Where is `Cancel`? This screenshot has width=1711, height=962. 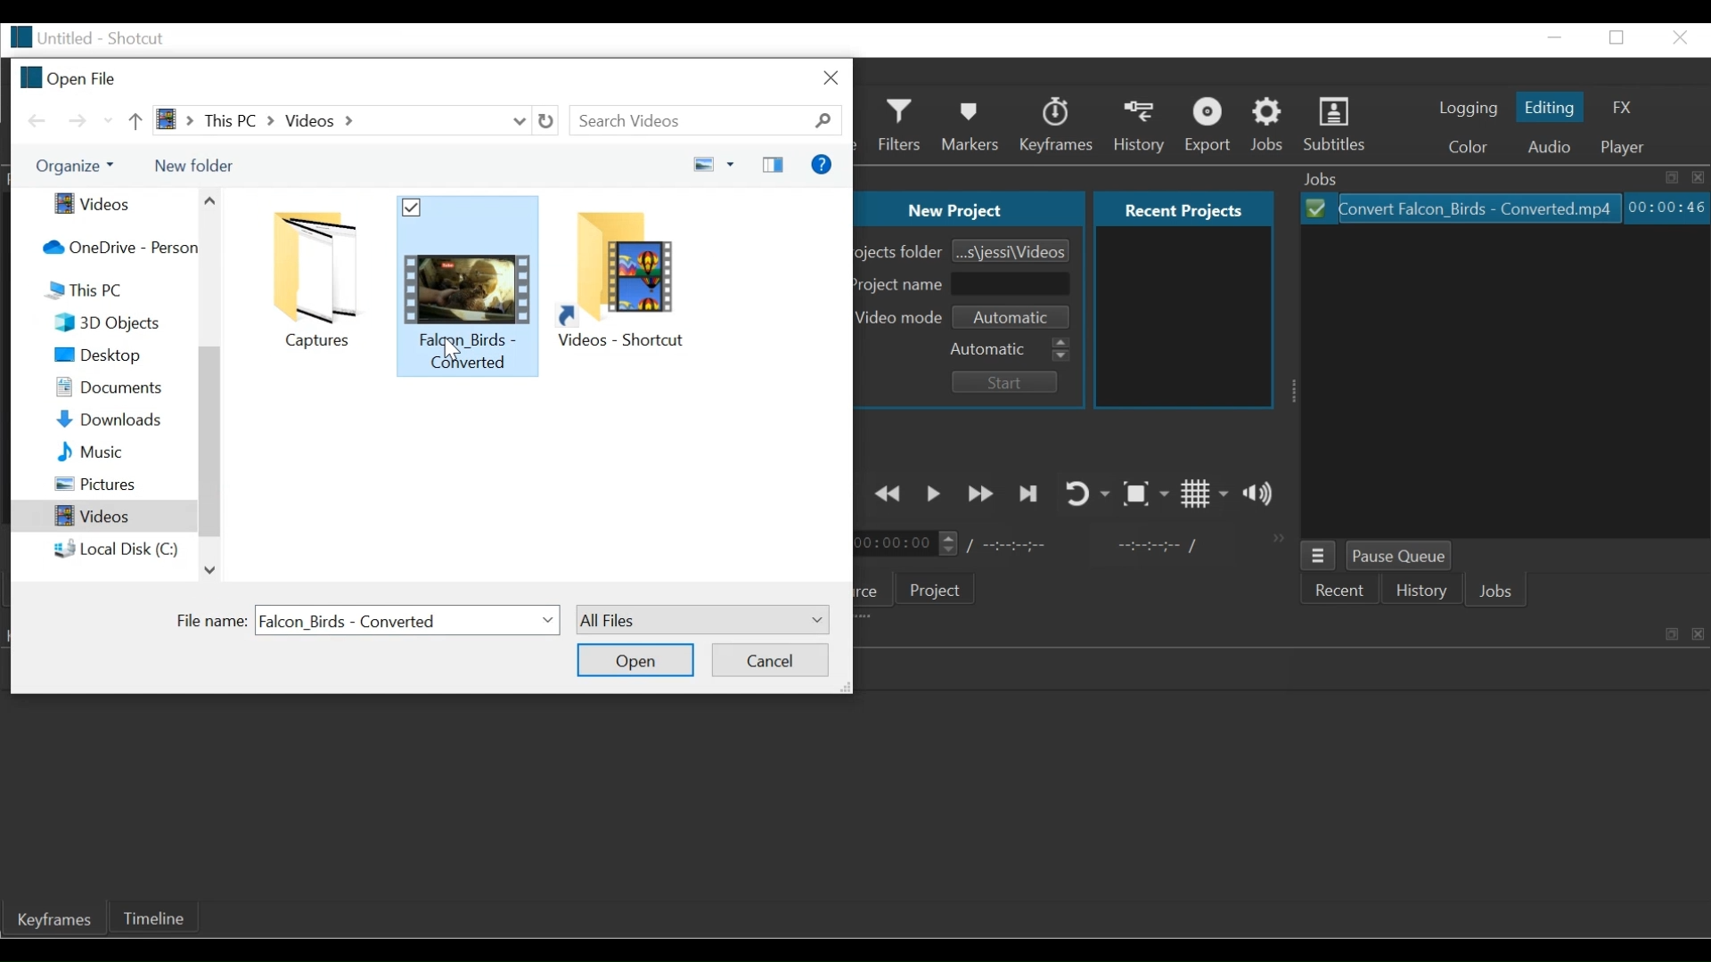 Cancel is located at coordinates (769, 660).